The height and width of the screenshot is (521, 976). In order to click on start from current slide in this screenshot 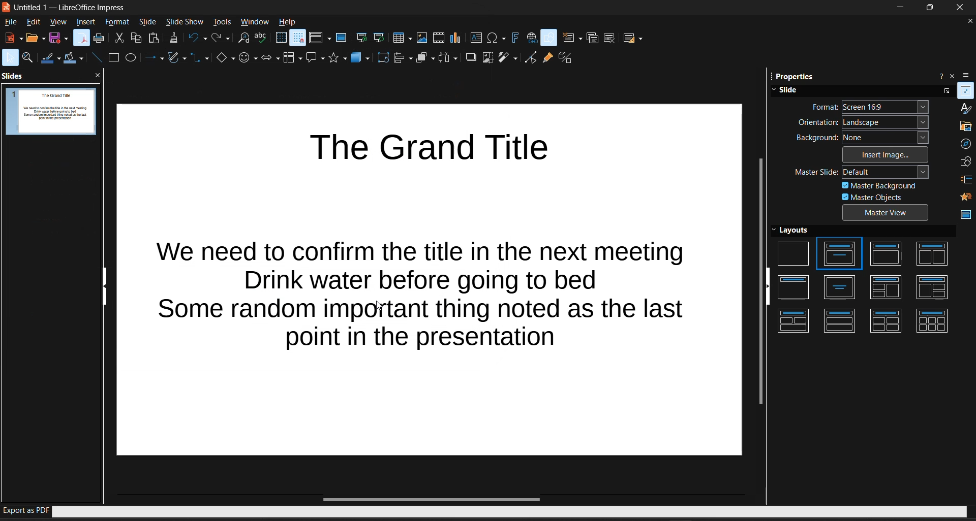, I will do `click(381, 38)`.